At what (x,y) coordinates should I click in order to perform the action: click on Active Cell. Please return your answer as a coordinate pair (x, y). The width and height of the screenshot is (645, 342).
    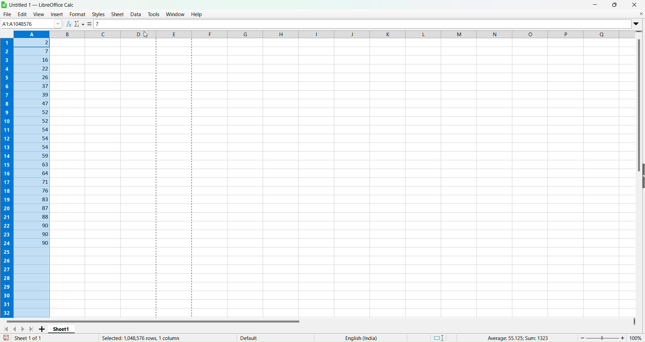
    Looking at the image, I should click on (31, 23).